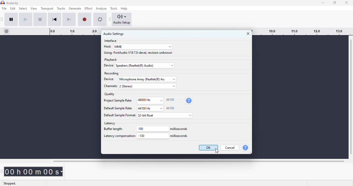  I want to click on select default sample rate, so click(150, 109).